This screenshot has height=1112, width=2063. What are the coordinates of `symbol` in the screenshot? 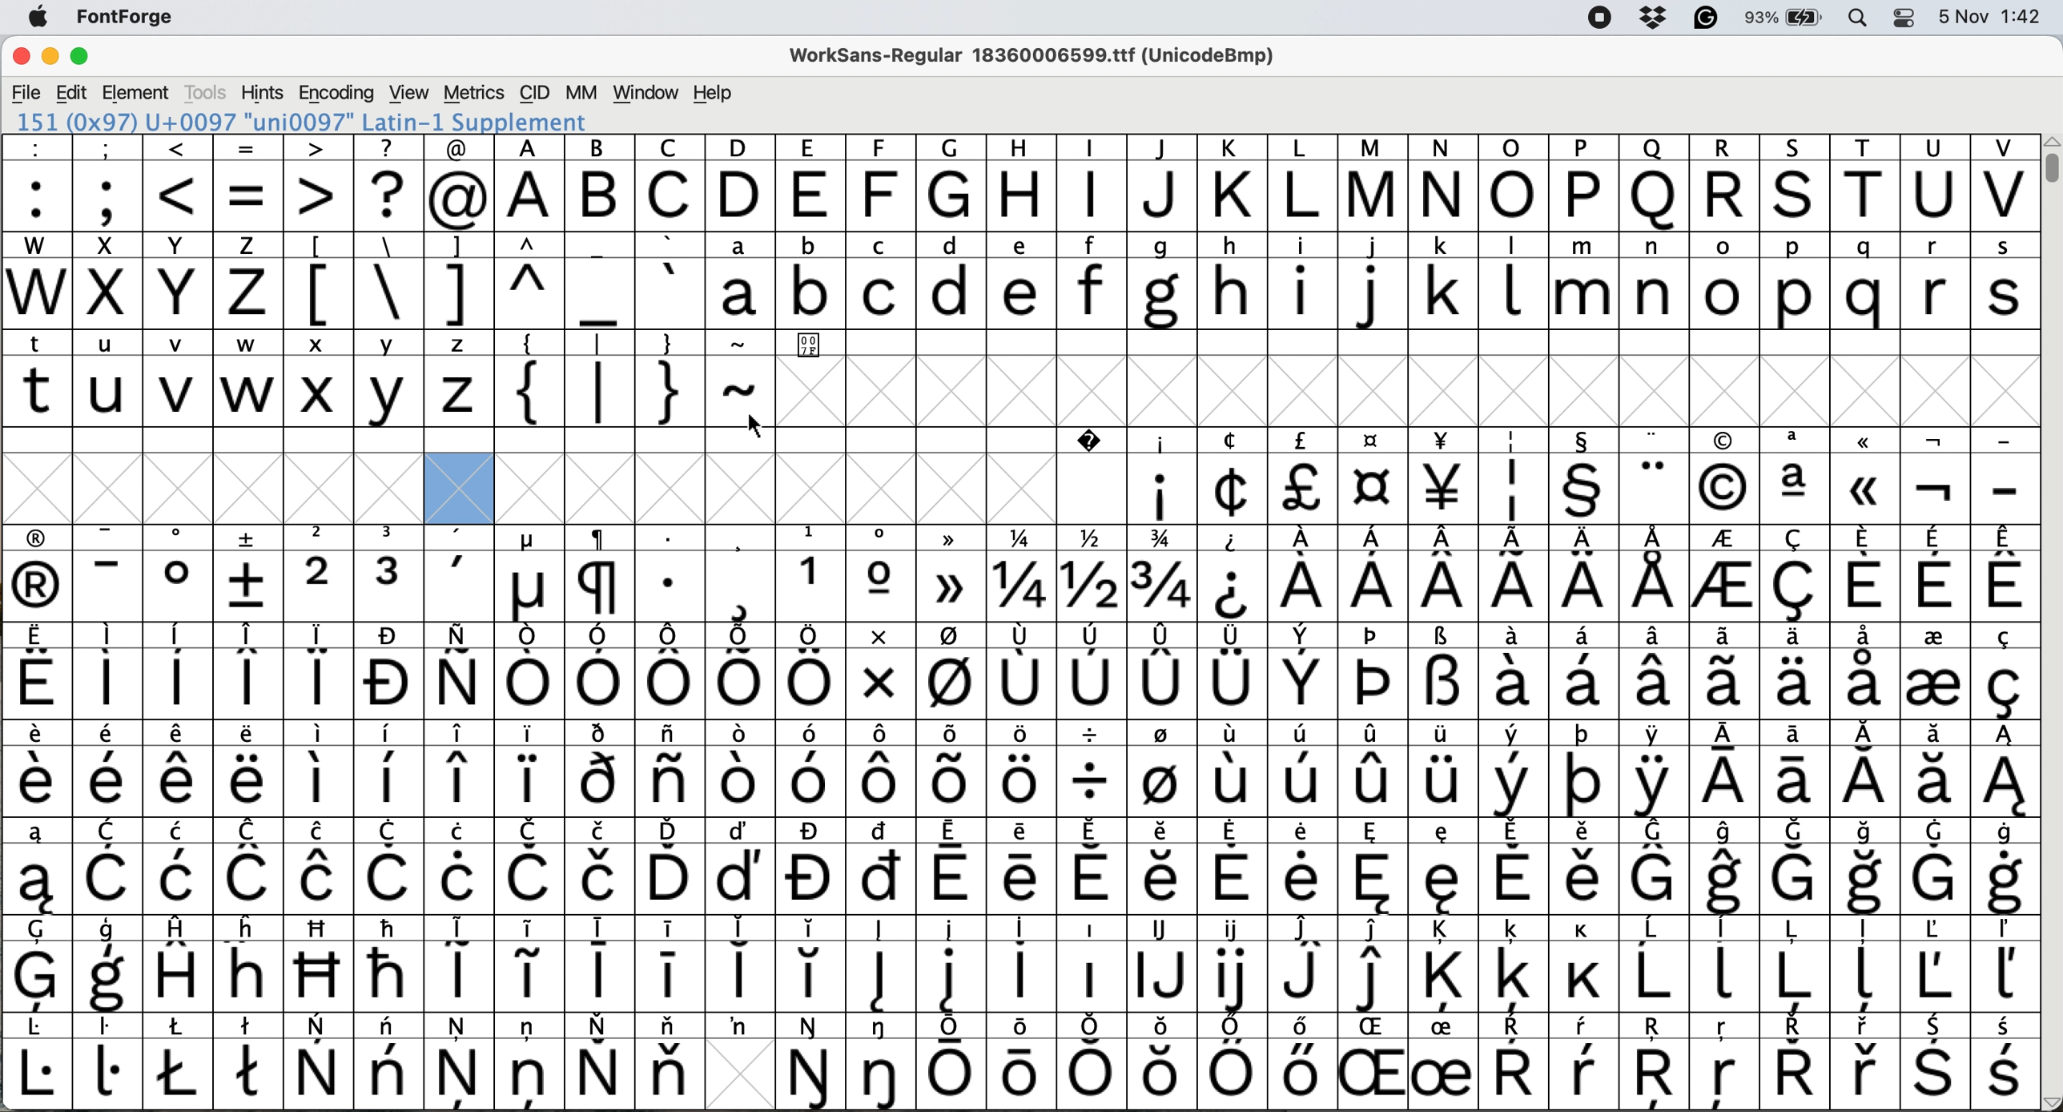 It's located at (34, 867).